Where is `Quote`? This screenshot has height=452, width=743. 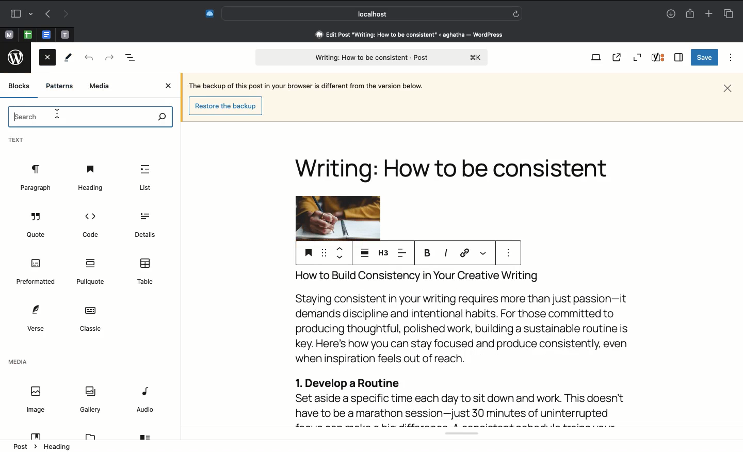 Quote is located at coordinates (37, 227).